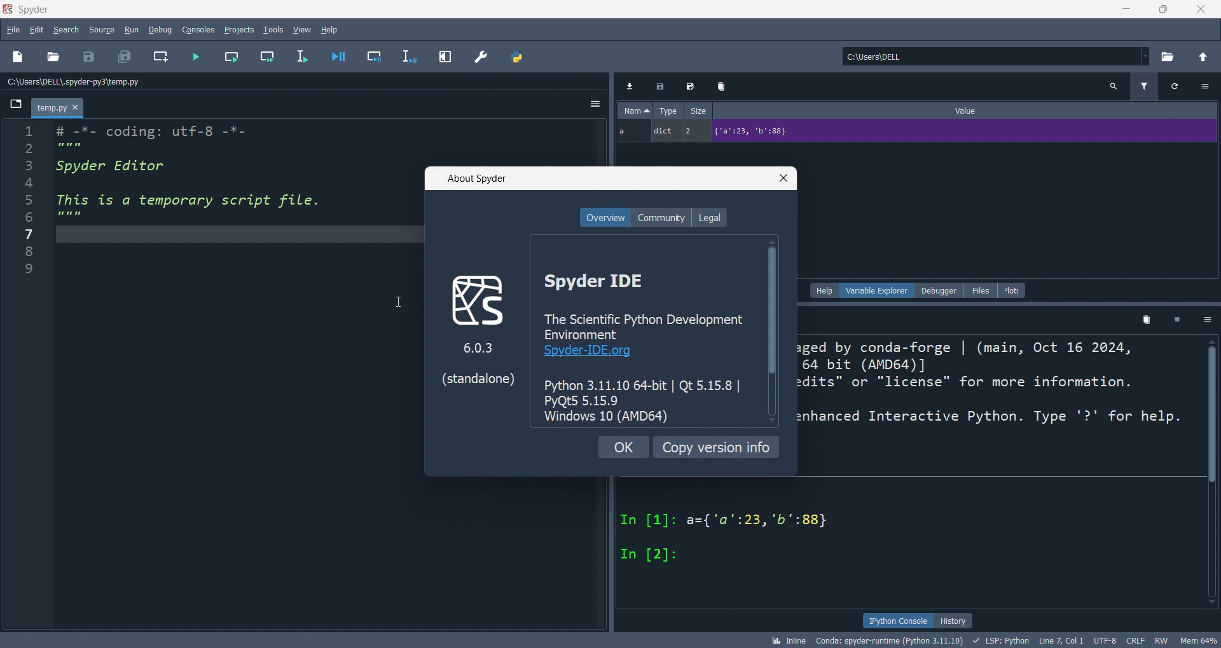 The image size is (1221, 648). Describe the element at coordinates (723, 86) in the screenshot. I see `Delete` at that location.